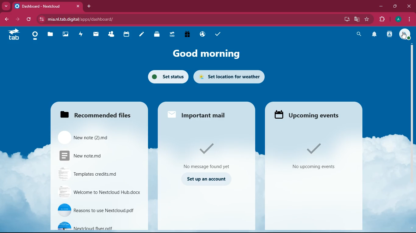 Image resolution: width=416 pixels, height=233 pixels. What do you see at coordinates (167, 77) in the screenshot?
I see `set status` at bounding box center [167, 77].